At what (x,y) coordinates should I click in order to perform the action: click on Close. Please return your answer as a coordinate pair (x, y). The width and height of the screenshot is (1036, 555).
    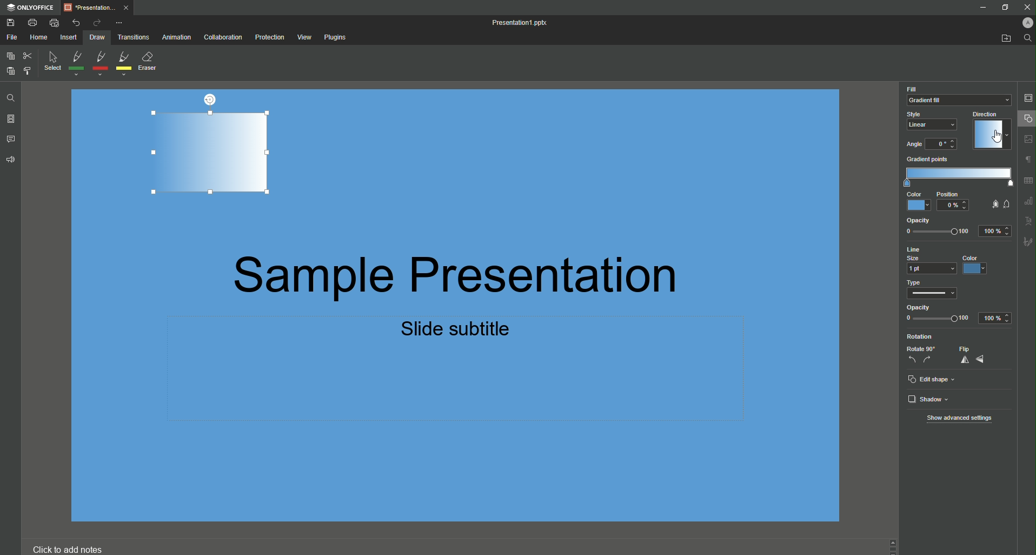
    Looking at the image, I should click on (1025, 7).